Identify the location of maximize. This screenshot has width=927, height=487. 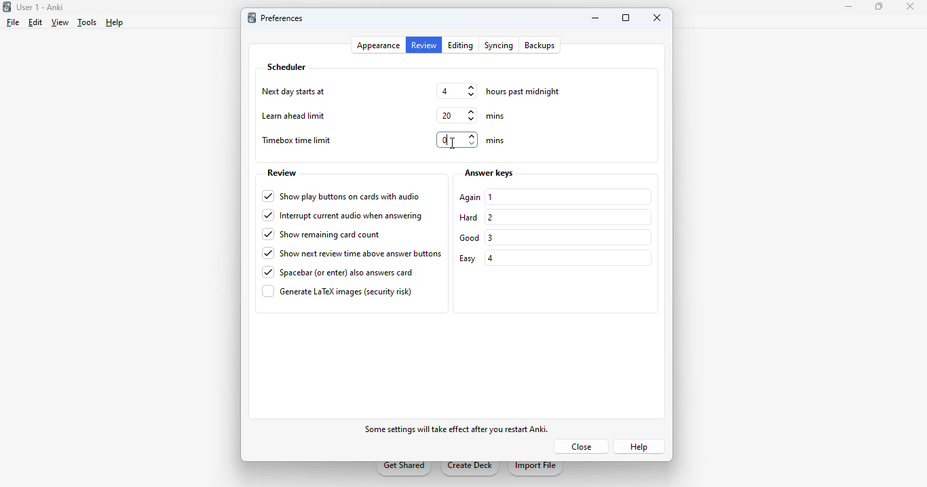
(879, 7).